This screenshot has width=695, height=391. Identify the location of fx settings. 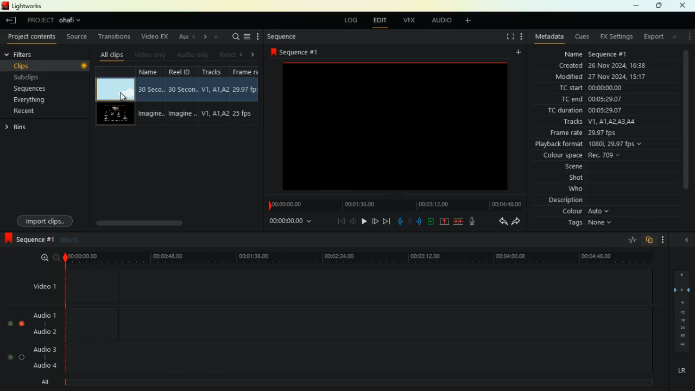
(616, 37).